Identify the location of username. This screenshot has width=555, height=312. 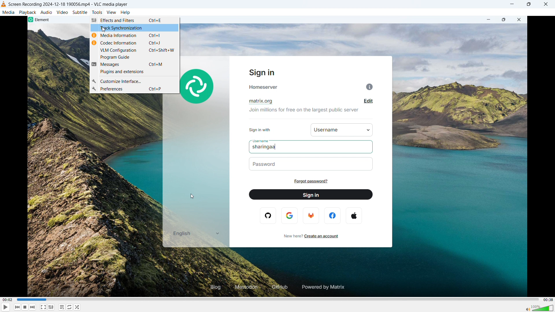
(261, 141).